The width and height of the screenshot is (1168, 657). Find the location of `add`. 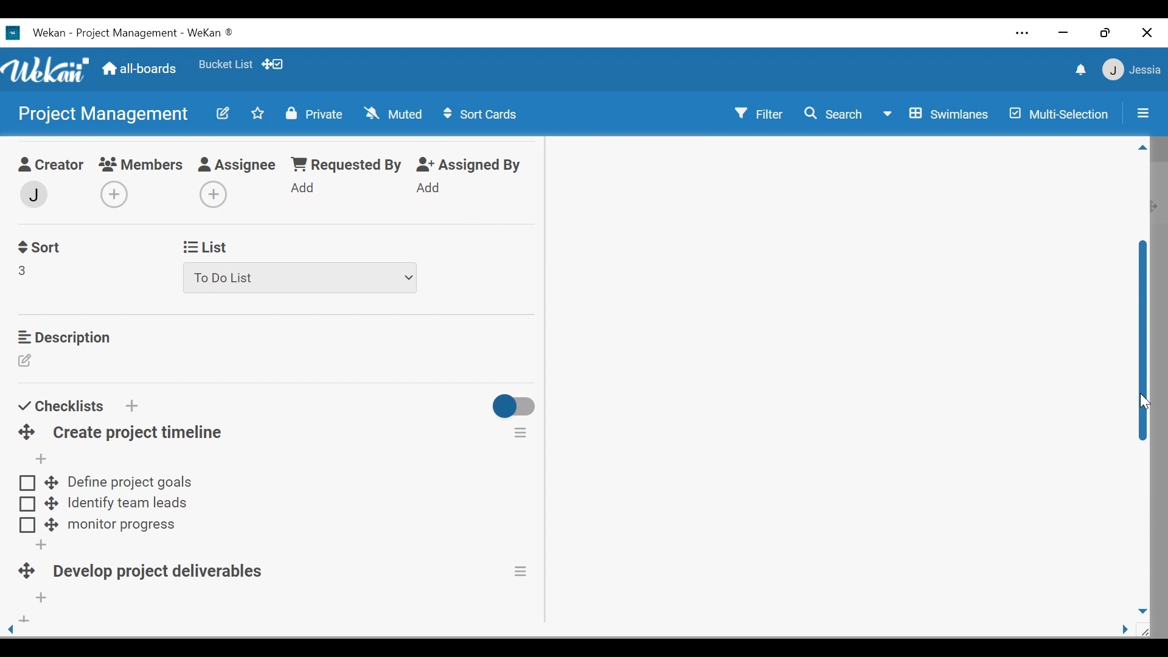

add is located at coordinates (38, 545).